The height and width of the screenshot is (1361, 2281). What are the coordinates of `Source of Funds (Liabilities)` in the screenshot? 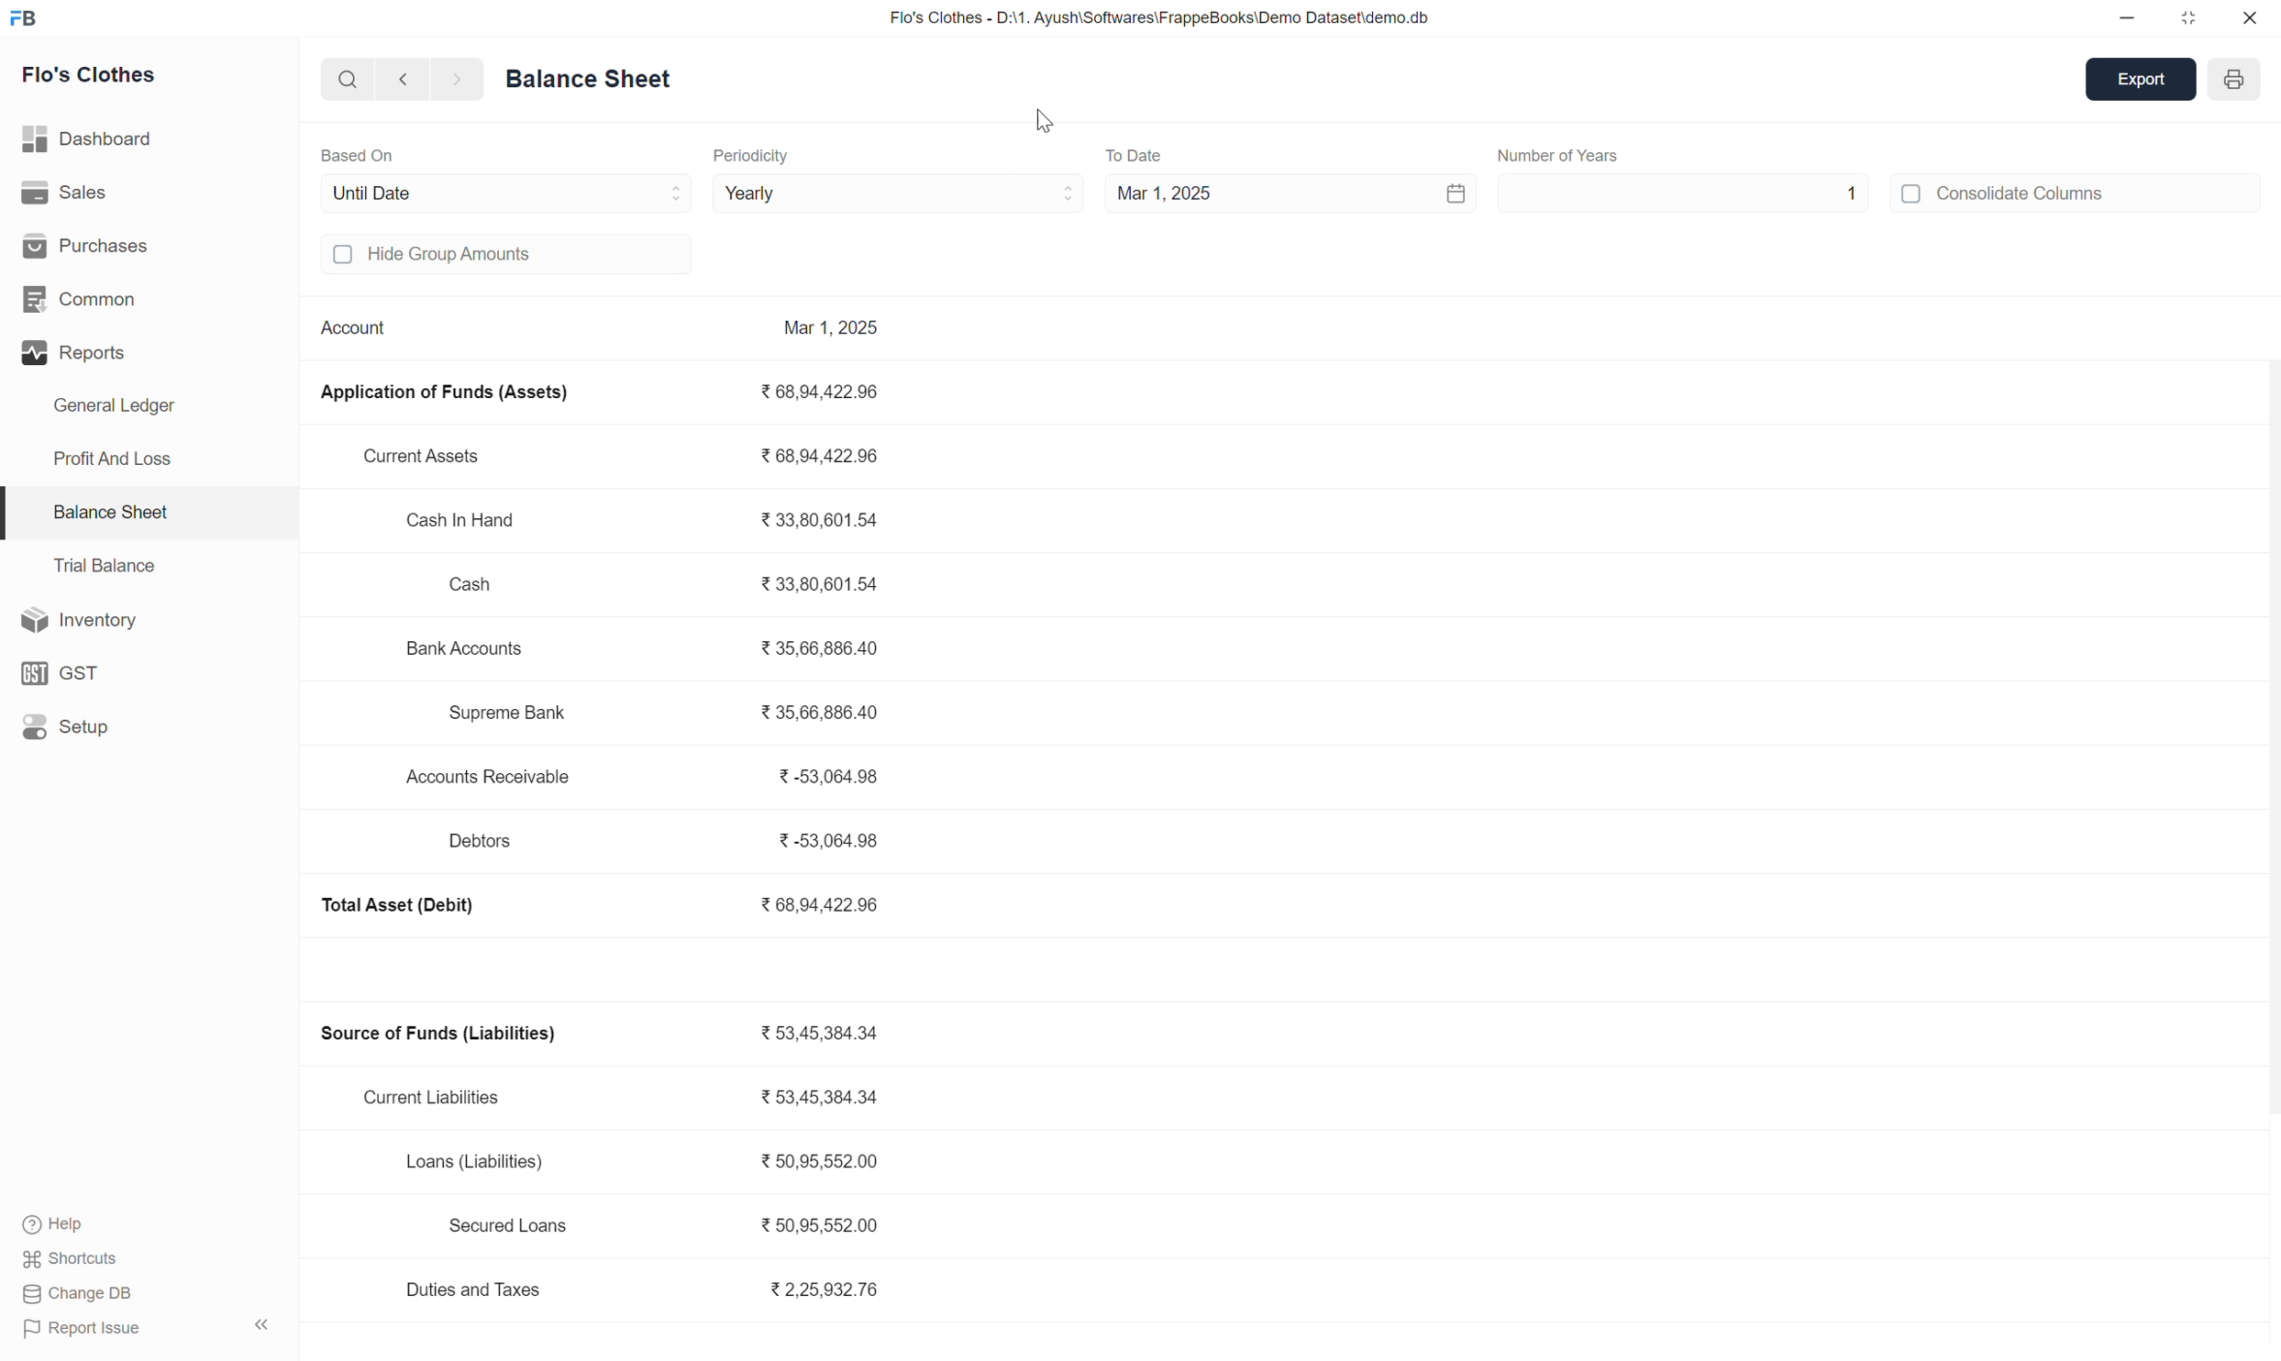 It's located at (441, 1034).